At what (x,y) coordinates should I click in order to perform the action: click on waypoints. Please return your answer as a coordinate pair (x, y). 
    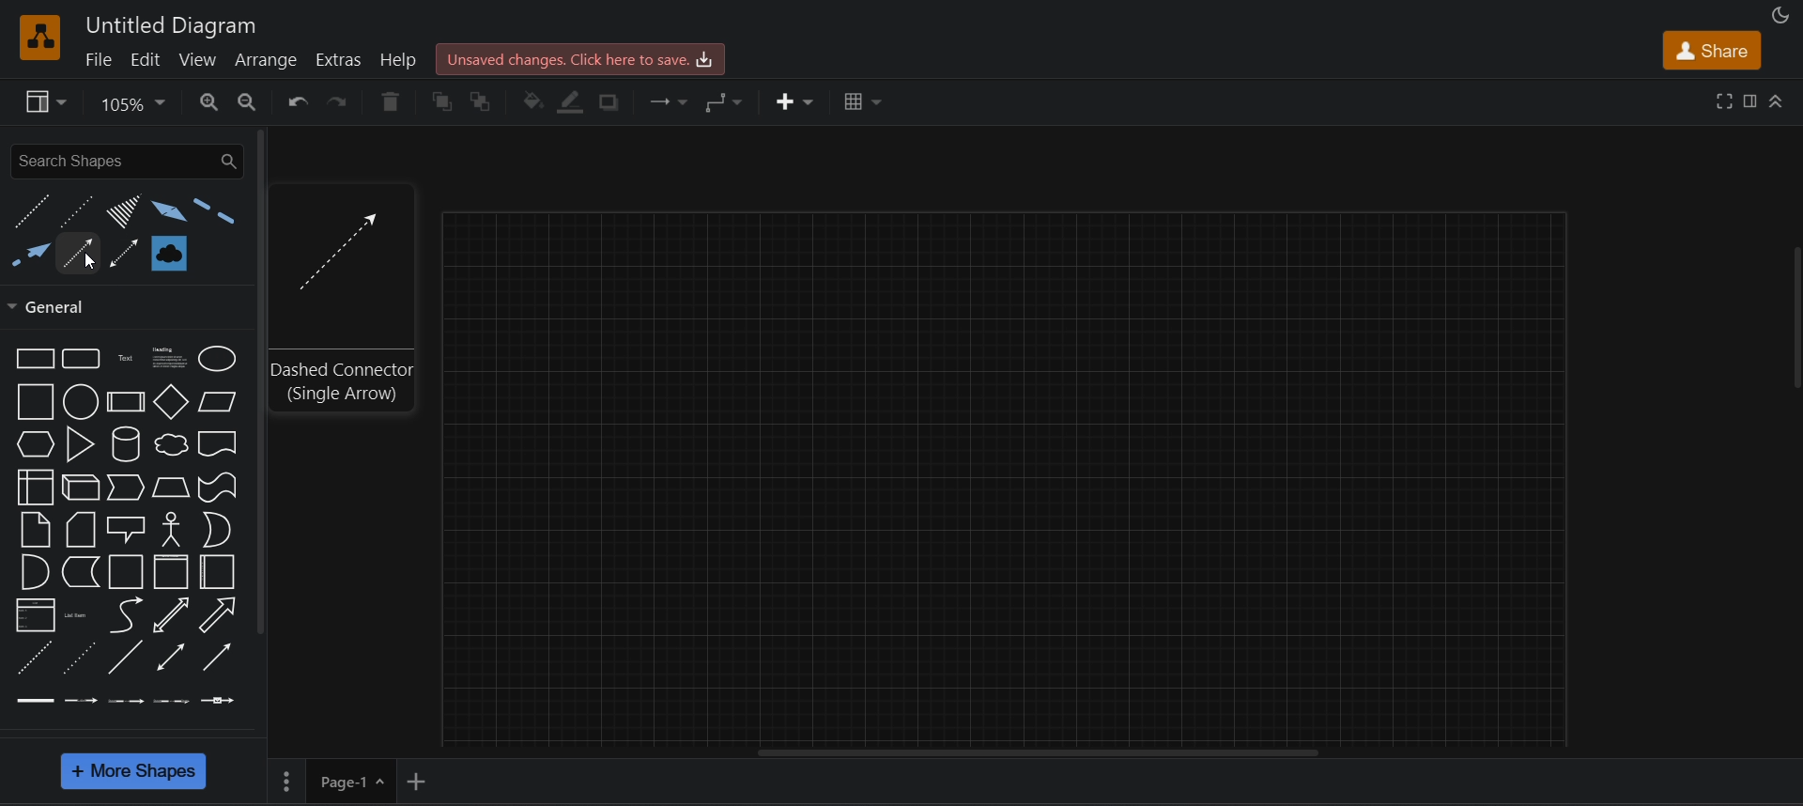
    Looking at the image, I should click on (728, 102).